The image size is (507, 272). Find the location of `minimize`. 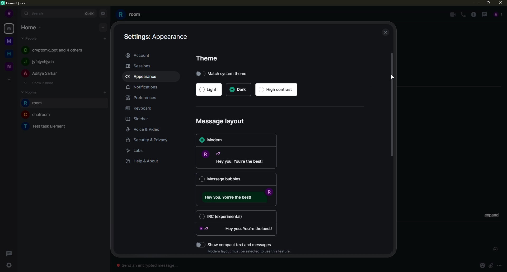

minimize is located at coordinates (475, 3).